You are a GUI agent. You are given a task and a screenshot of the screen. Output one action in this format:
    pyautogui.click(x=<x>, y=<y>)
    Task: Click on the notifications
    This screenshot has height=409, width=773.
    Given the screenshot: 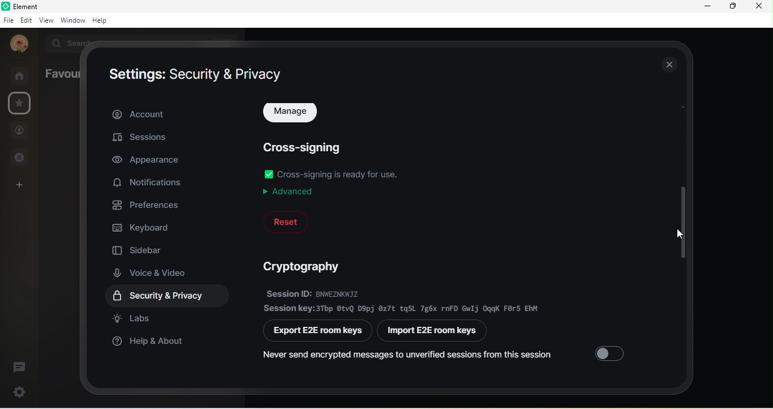 What is the action you would take?
    pyautogui.click(x=151, y=183)
    